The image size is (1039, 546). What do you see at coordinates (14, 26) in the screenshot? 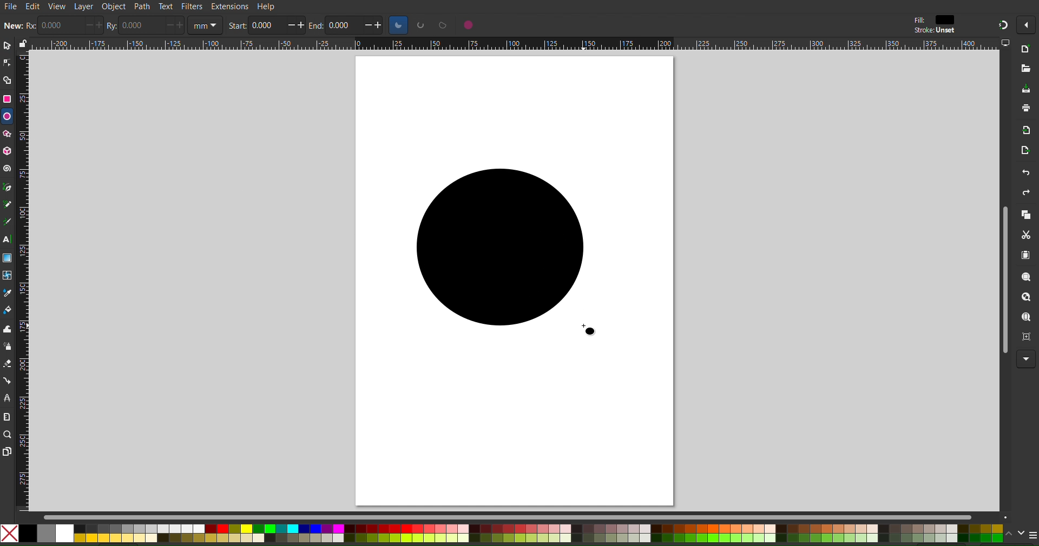
I see `new` at bounding box center [14, 26].